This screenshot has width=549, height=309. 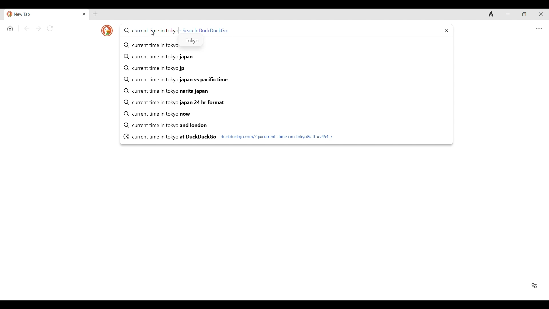 What do you see at coordinates (50, 28) in the screenshot?
I see `Reload page` at bounding box center [50, 28].